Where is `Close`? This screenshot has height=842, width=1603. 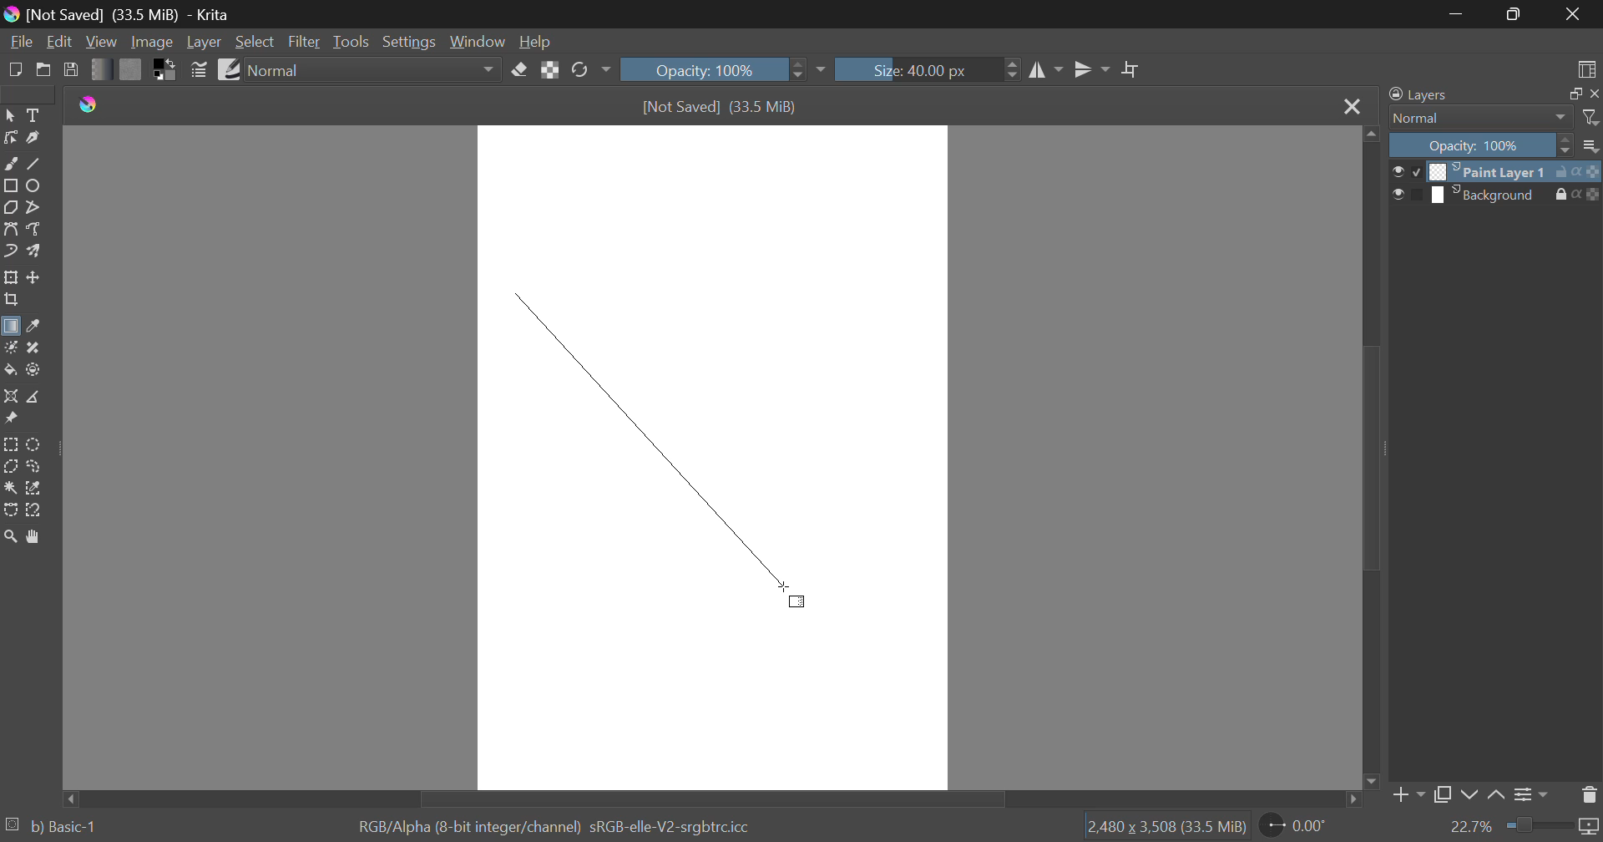 Close is located at coordinates (1351, 106).